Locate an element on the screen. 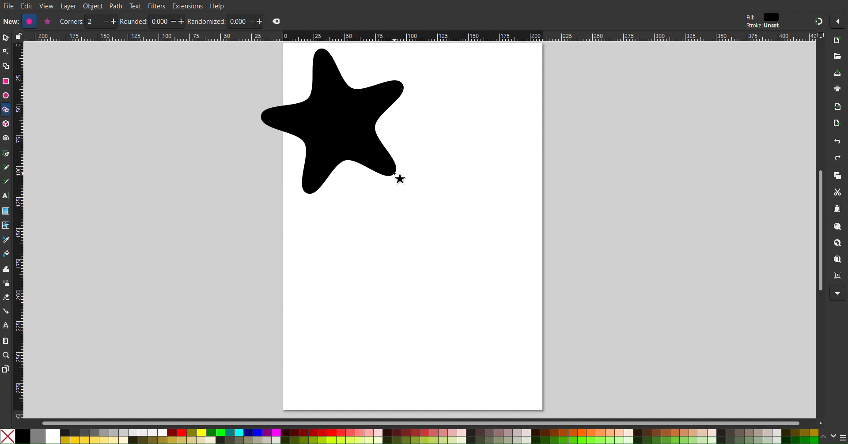 This screenshot has width=848, height=444. Pages is located at coordinates (5, 370).